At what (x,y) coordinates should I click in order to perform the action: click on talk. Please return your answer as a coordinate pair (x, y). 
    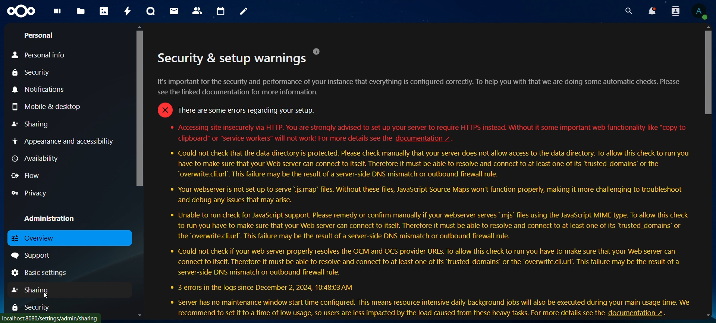
    Looking at the image, I should click on (151, 10).